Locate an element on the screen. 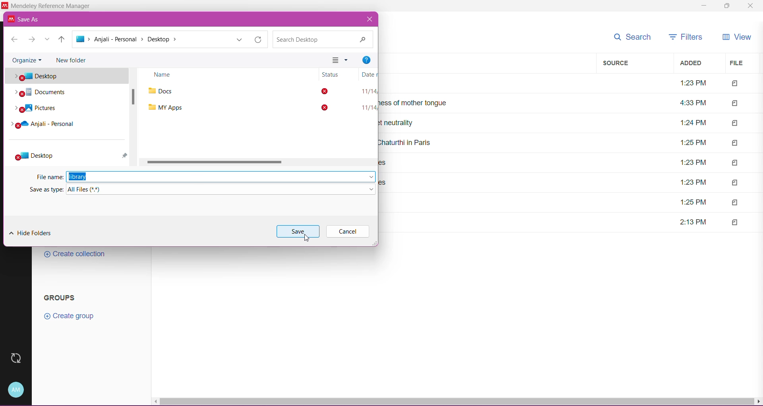 Image resolution: width=763 pixels, height=406 pixels. 1:23 PM is located at coordinates (692, 183).